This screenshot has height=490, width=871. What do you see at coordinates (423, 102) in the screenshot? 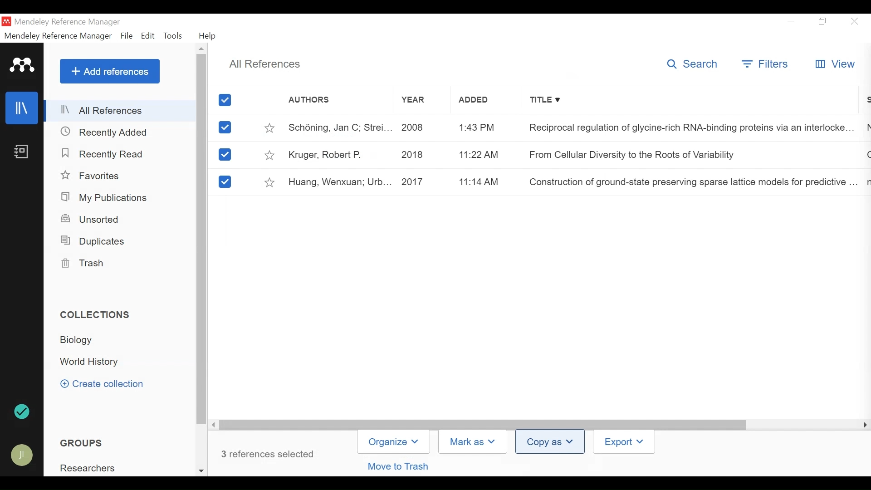
I see `Year` at bounding box center [423, 102].